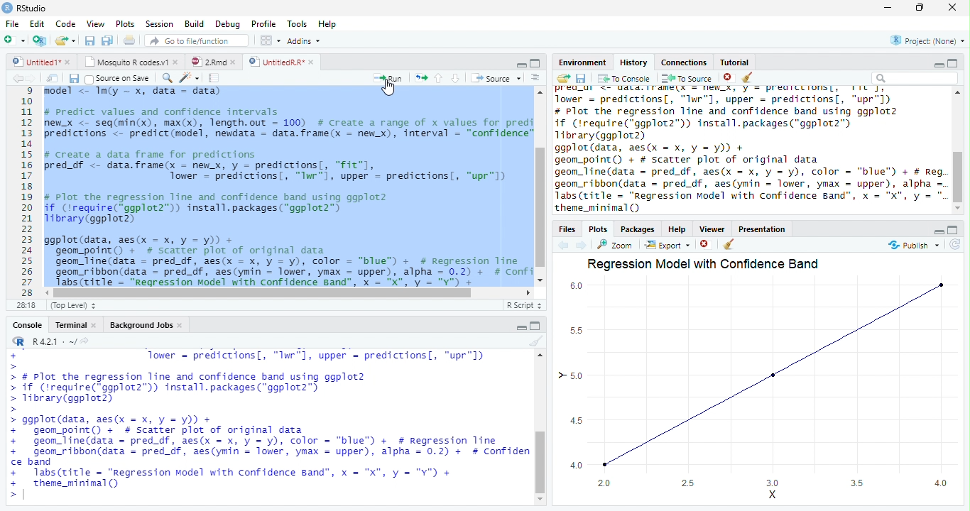  I want to click on Build, so click(195, 24).